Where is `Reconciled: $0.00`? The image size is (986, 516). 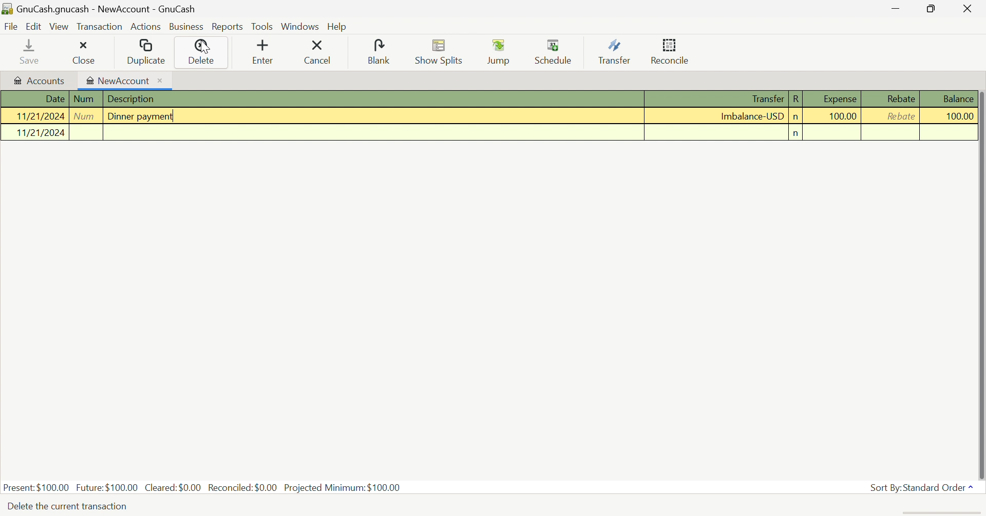
Reconciled: $0.00 is located at coordinates (243, 488).